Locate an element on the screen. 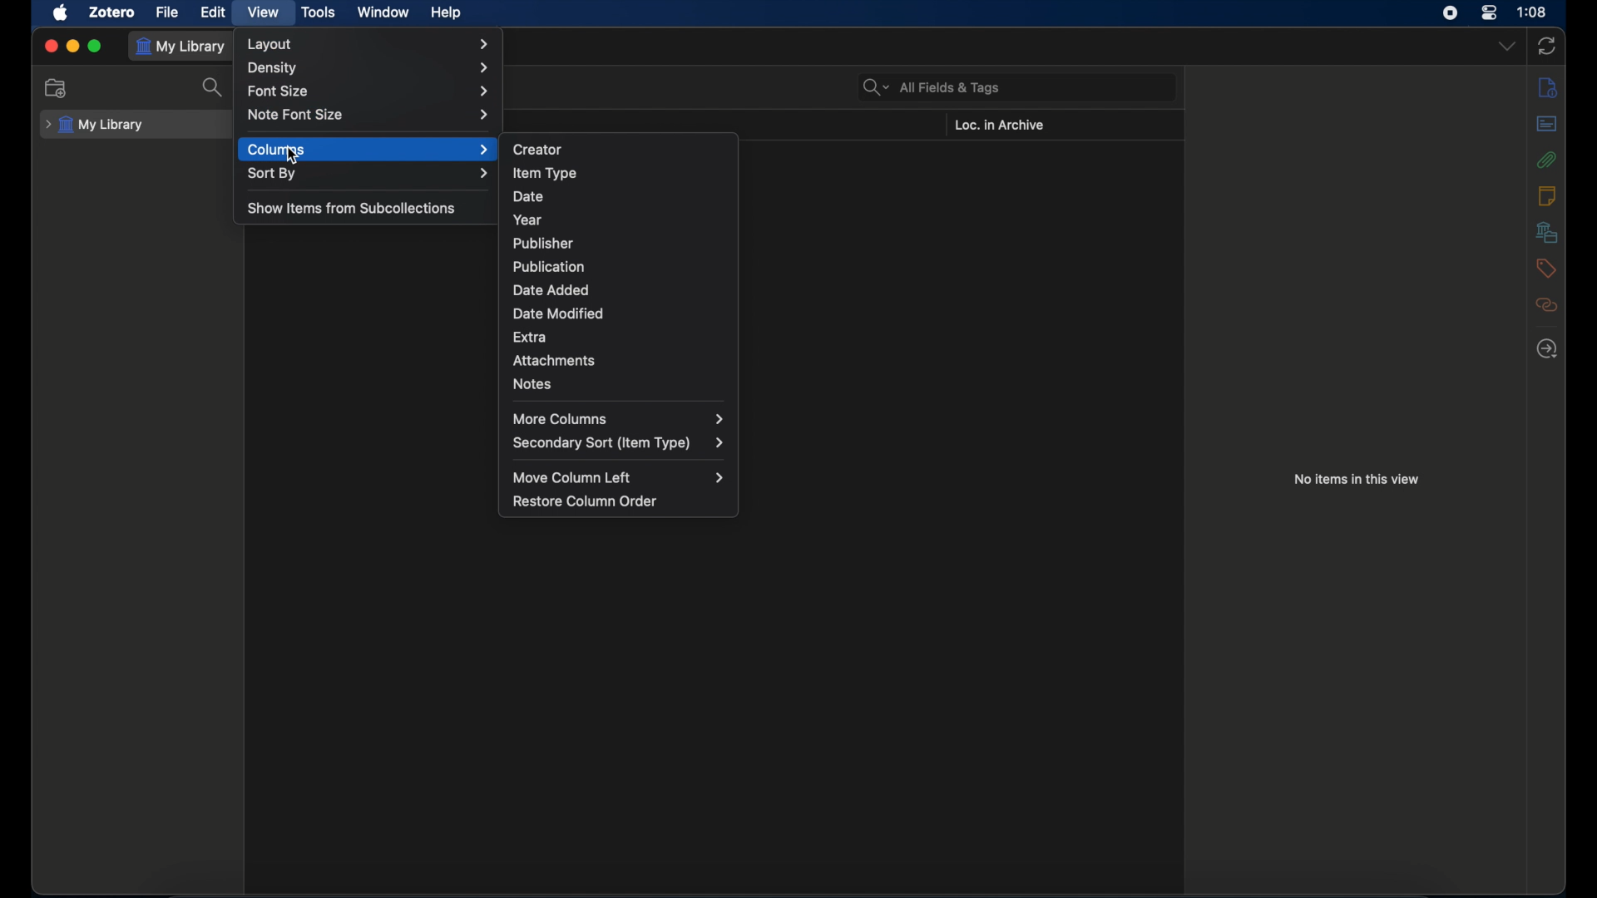 Image resolution: width=1597 pixels, height=898 pixels. font size is located at coordinates (369, 92).